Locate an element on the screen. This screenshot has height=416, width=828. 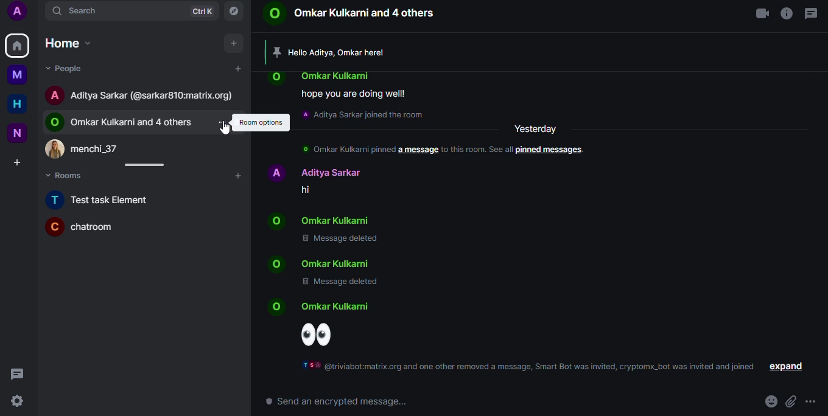
emoji is located at coordinates (317, 335).